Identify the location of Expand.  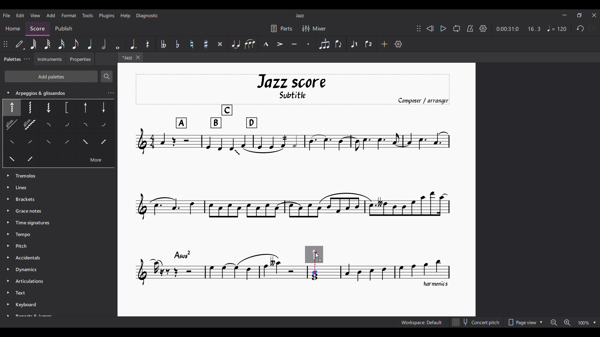
(7, 244).